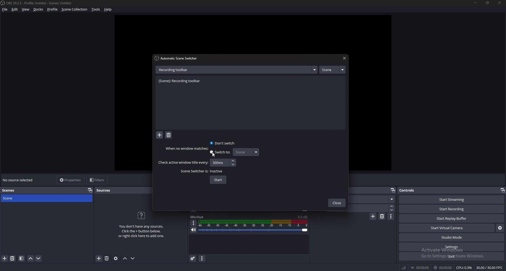 The width and height of the screenshot is (506, 271). I want to click on cpu, so click(464, 268).